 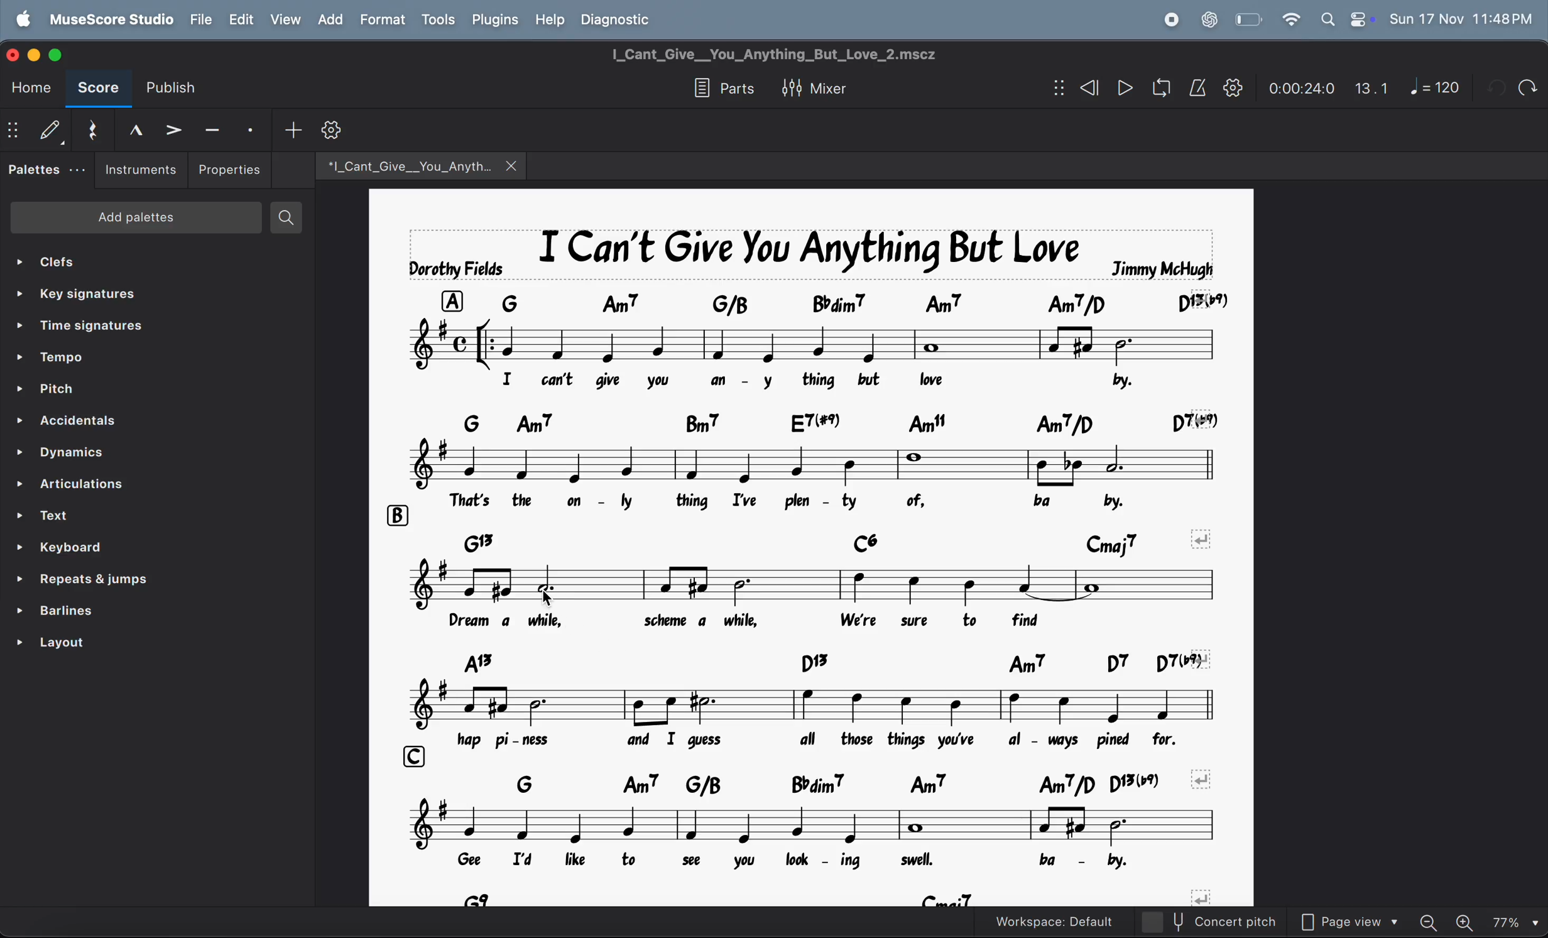 I want to click on staccato, so click(x=254, y=129).